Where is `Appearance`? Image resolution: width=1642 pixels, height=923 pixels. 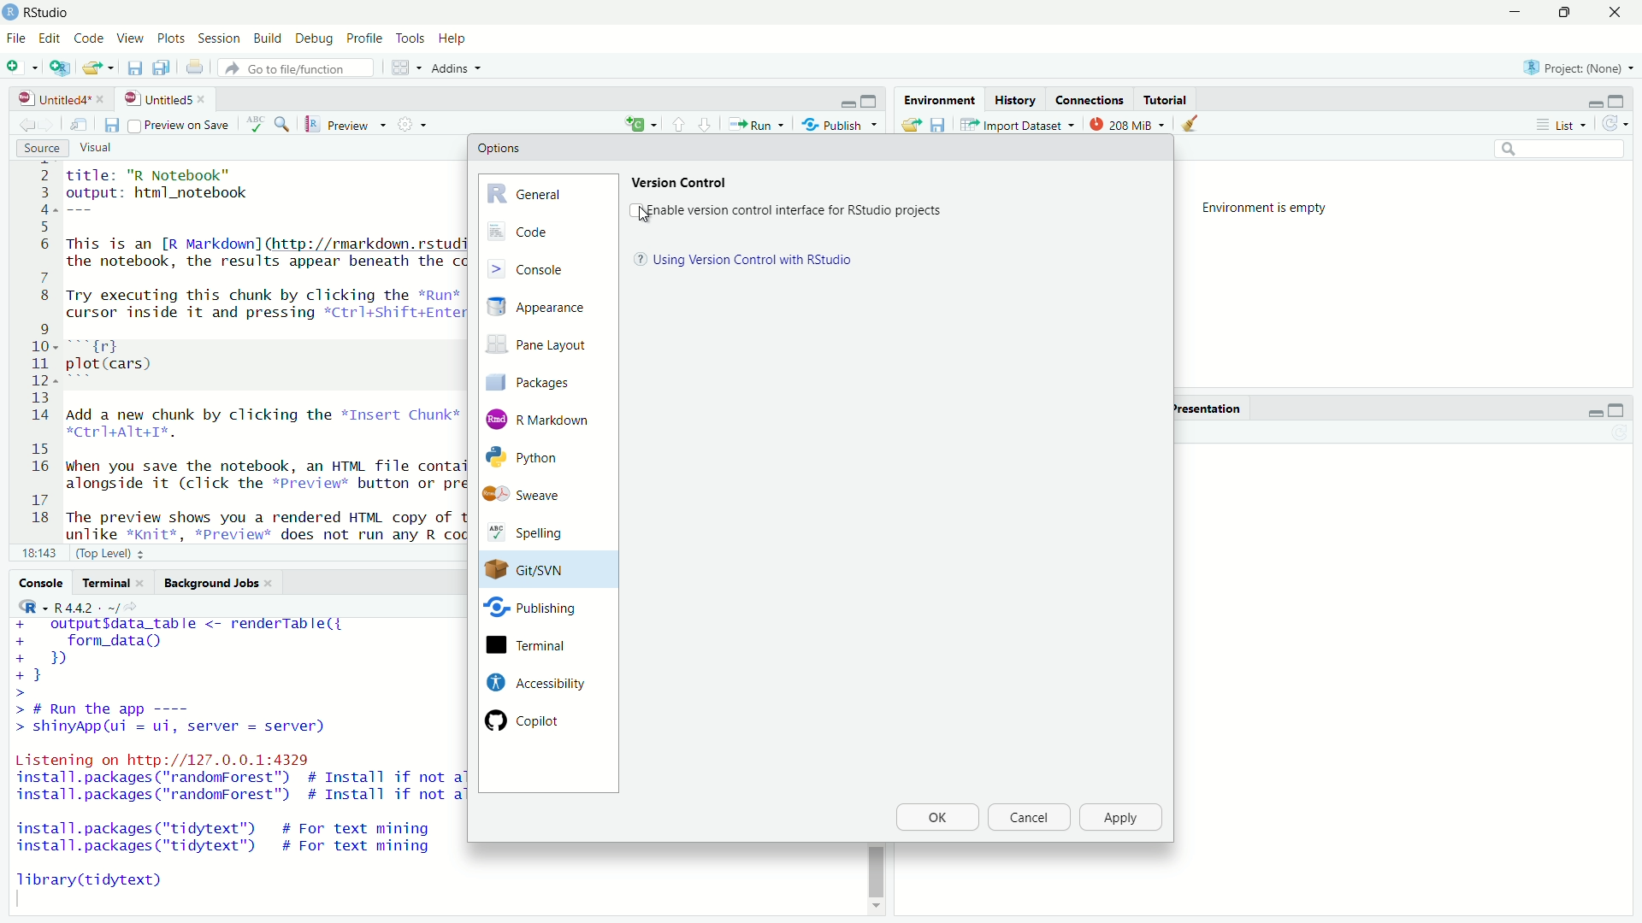 Appearance is located at coordinates (546, 308).